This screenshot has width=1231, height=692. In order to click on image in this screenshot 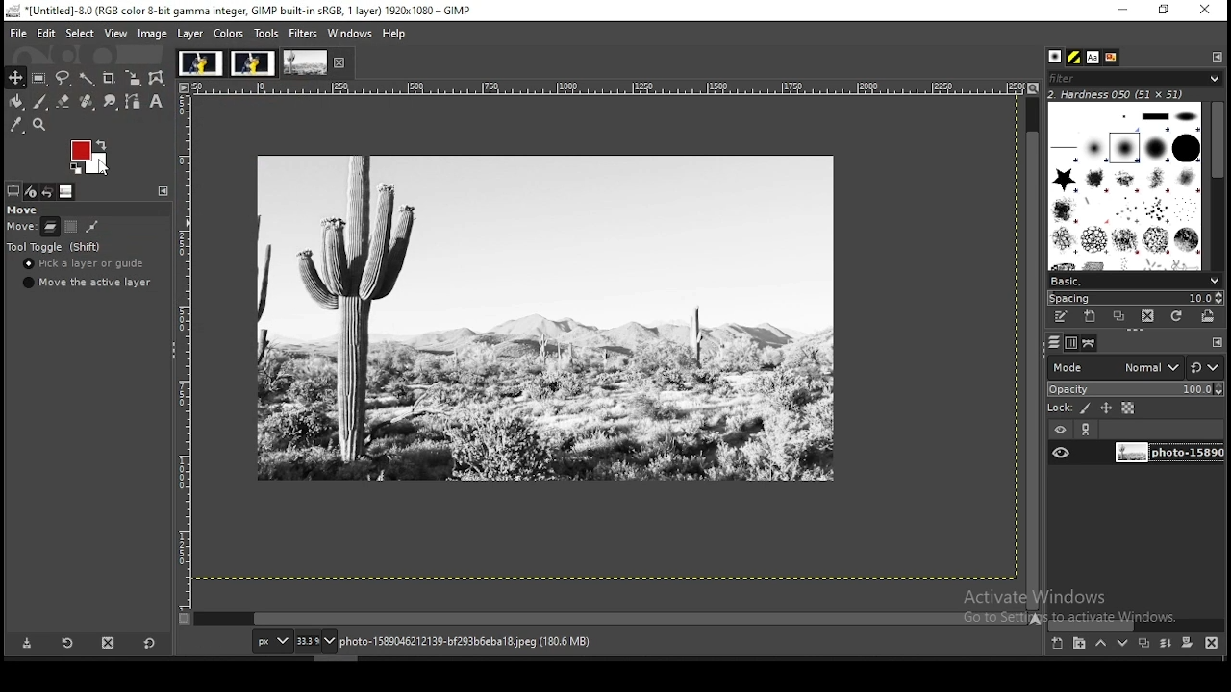, I will do `click(305, 62)`.